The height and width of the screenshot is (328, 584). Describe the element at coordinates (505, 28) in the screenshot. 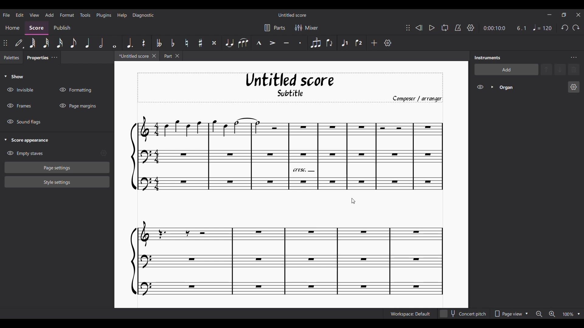

I see `Current ratio and duration ` at that location.